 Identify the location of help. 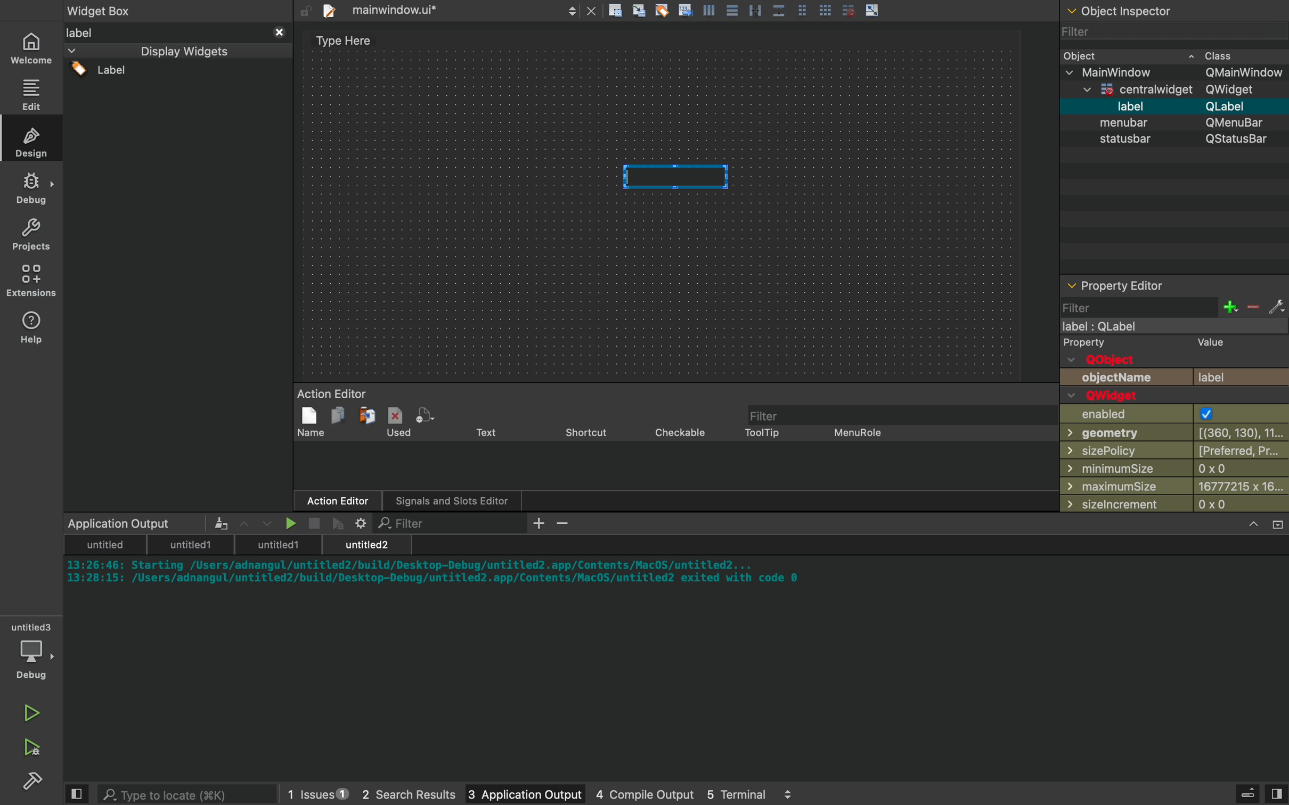
(32, 326).